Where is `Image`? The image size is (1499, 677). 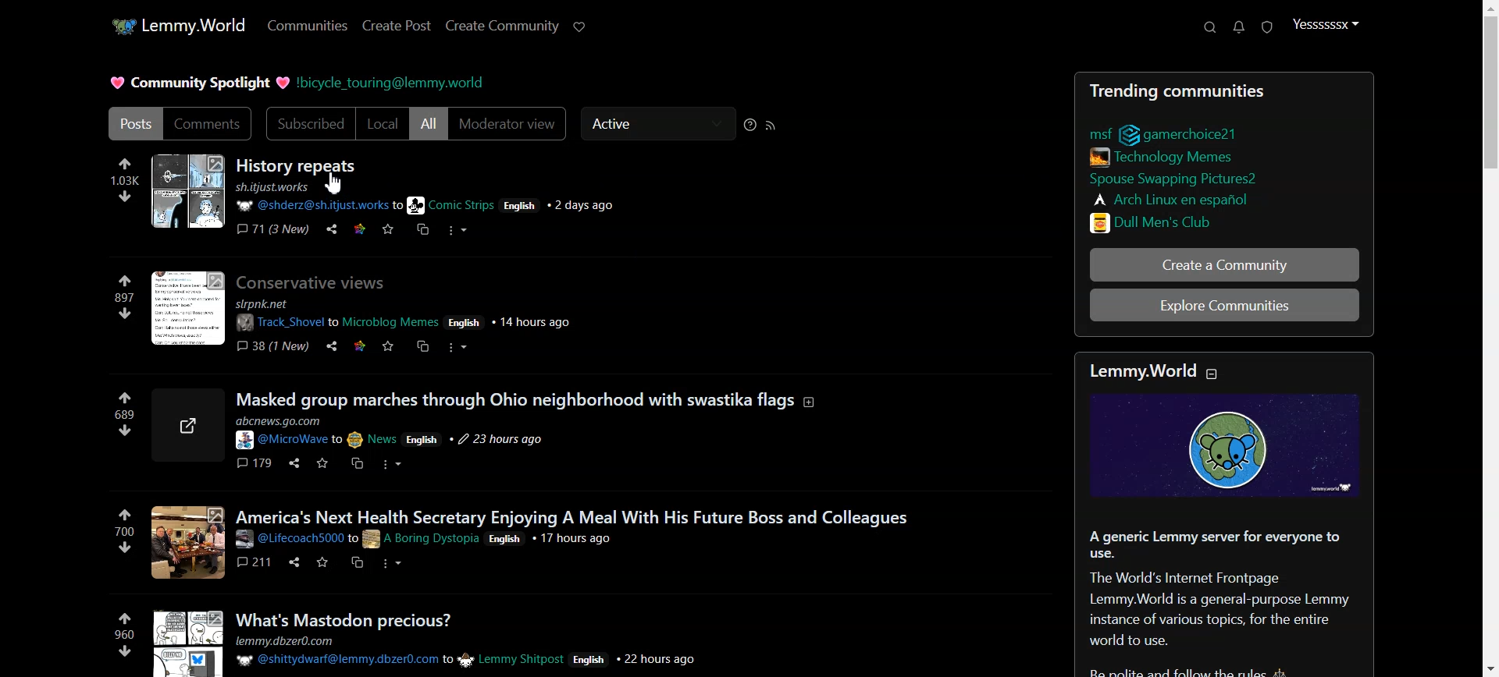 Image is located at coordinates (187, 541).